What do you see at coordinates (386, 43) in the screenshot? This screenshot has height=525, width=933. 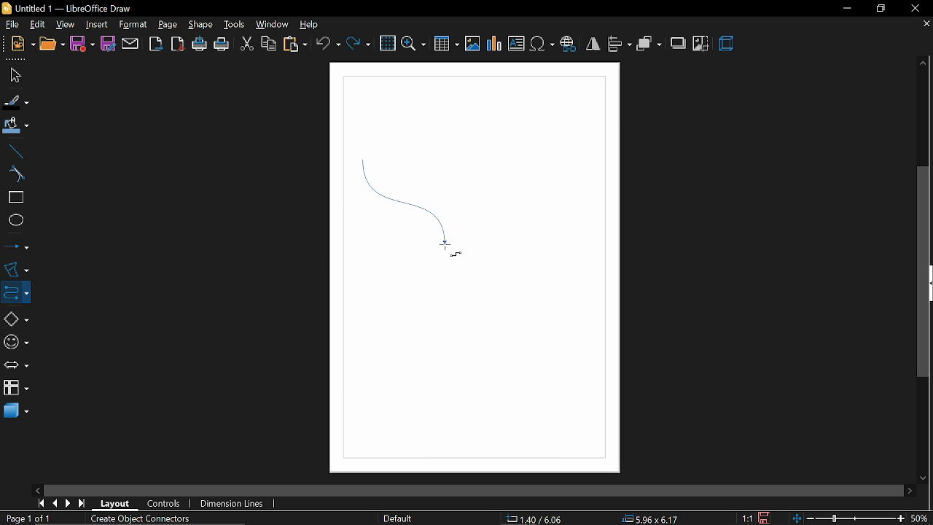 I see `grid` at bounding box center [386, 43].